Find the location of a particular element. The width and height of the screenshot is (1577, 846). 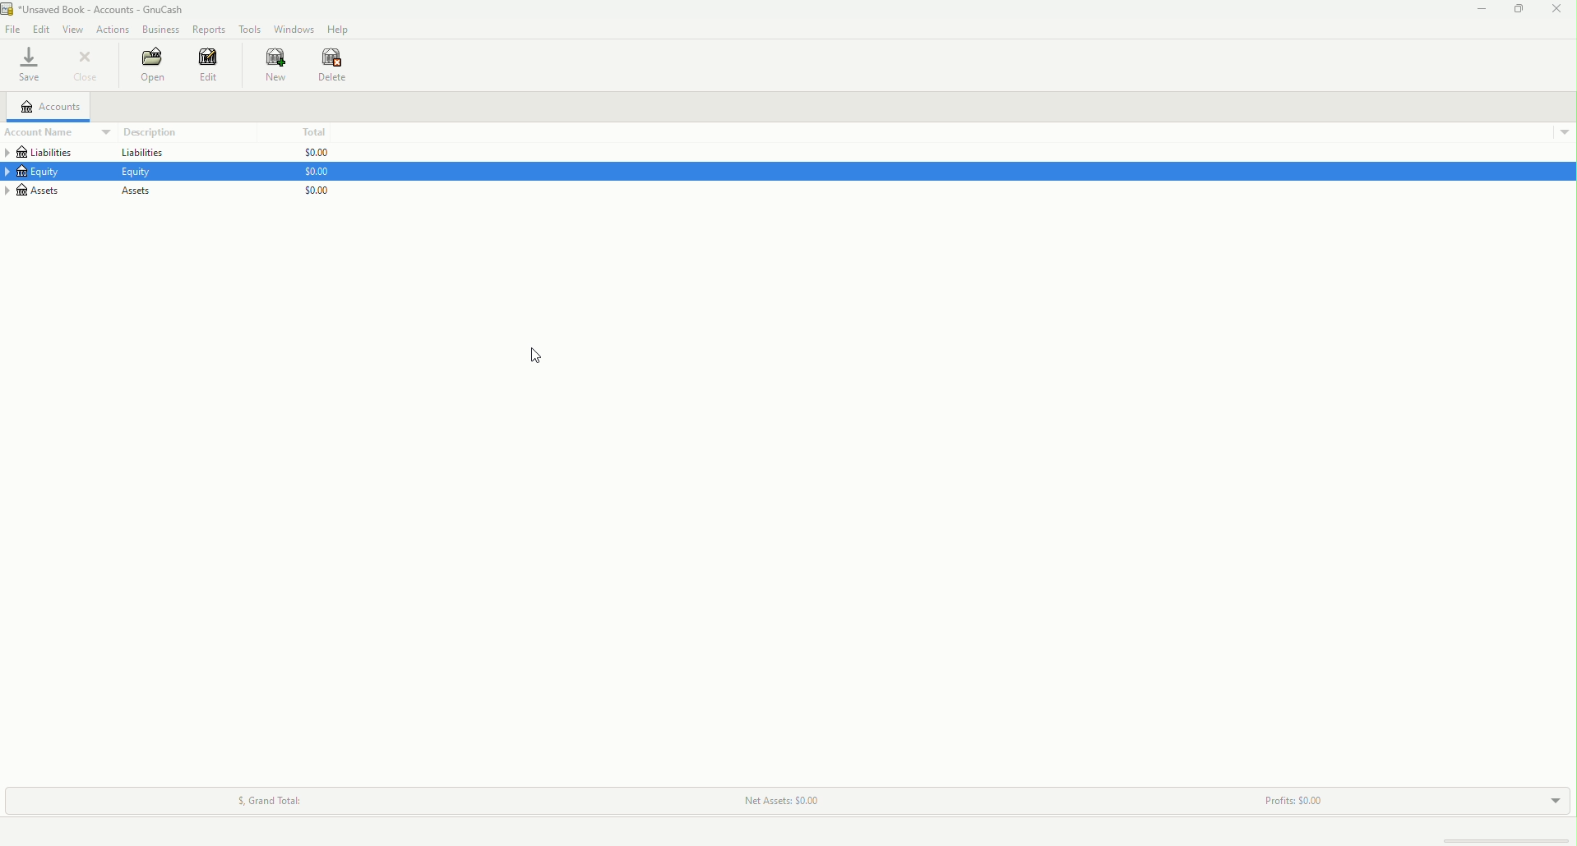

Help is located at coordinates (336, 29).